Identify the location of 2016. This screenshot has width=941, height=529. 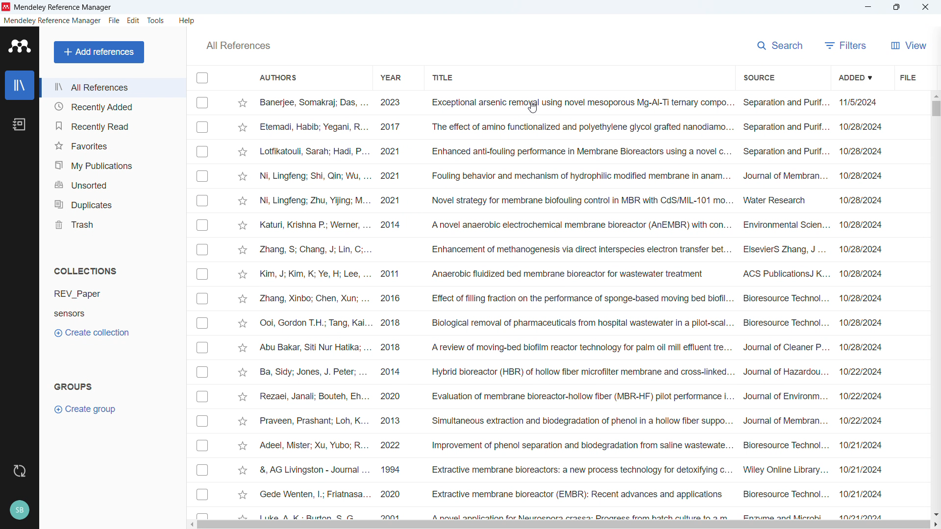
(395, 299).